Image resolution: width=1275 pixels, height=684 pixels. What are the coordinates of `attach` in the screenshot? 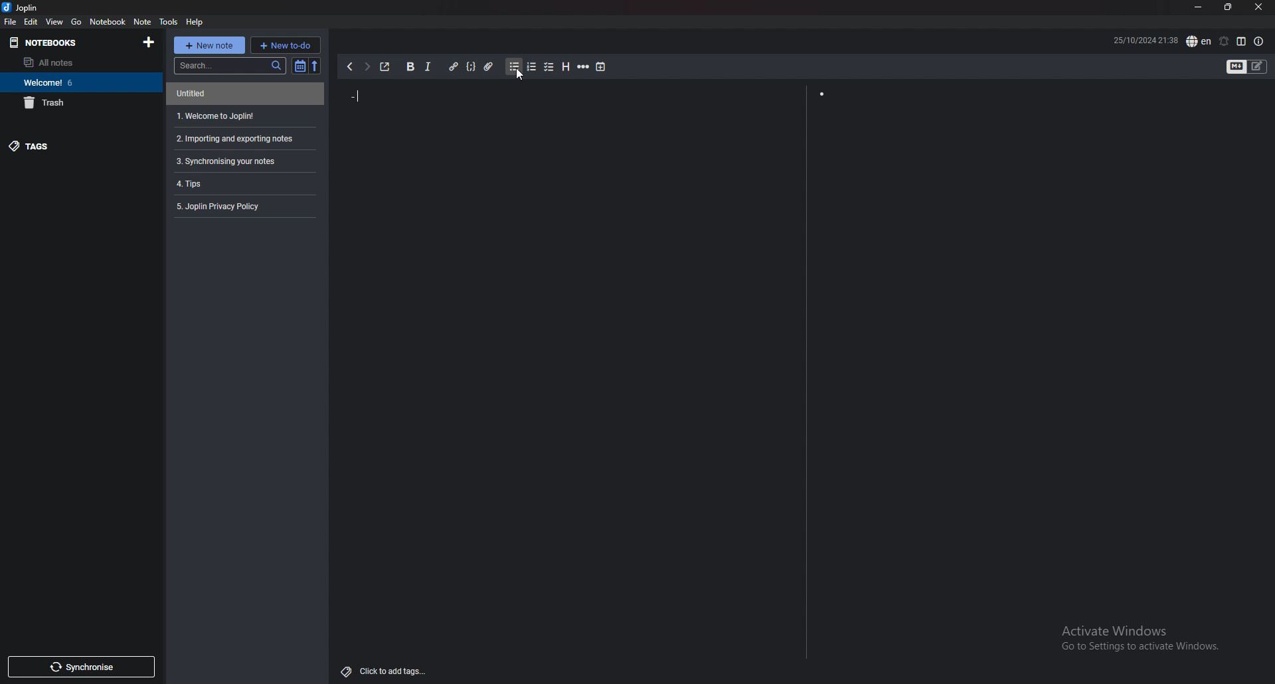 It's located at (486, 67).